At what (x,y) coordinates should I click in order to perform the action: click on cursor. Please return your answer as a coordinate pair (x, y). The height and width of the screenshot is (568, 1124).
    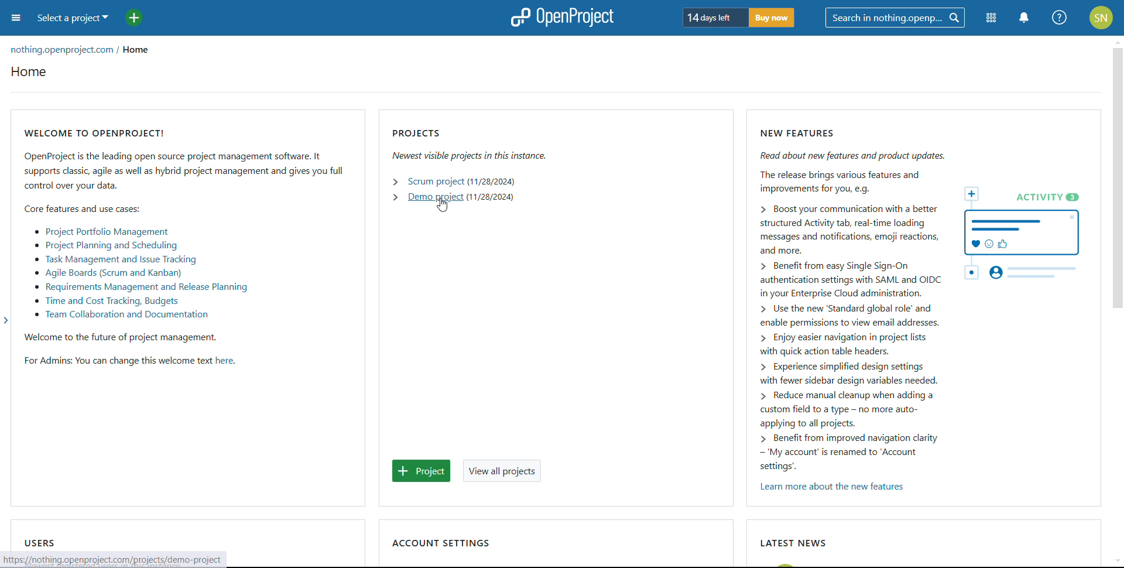
    Looking at the image, I should click on (444, 206).